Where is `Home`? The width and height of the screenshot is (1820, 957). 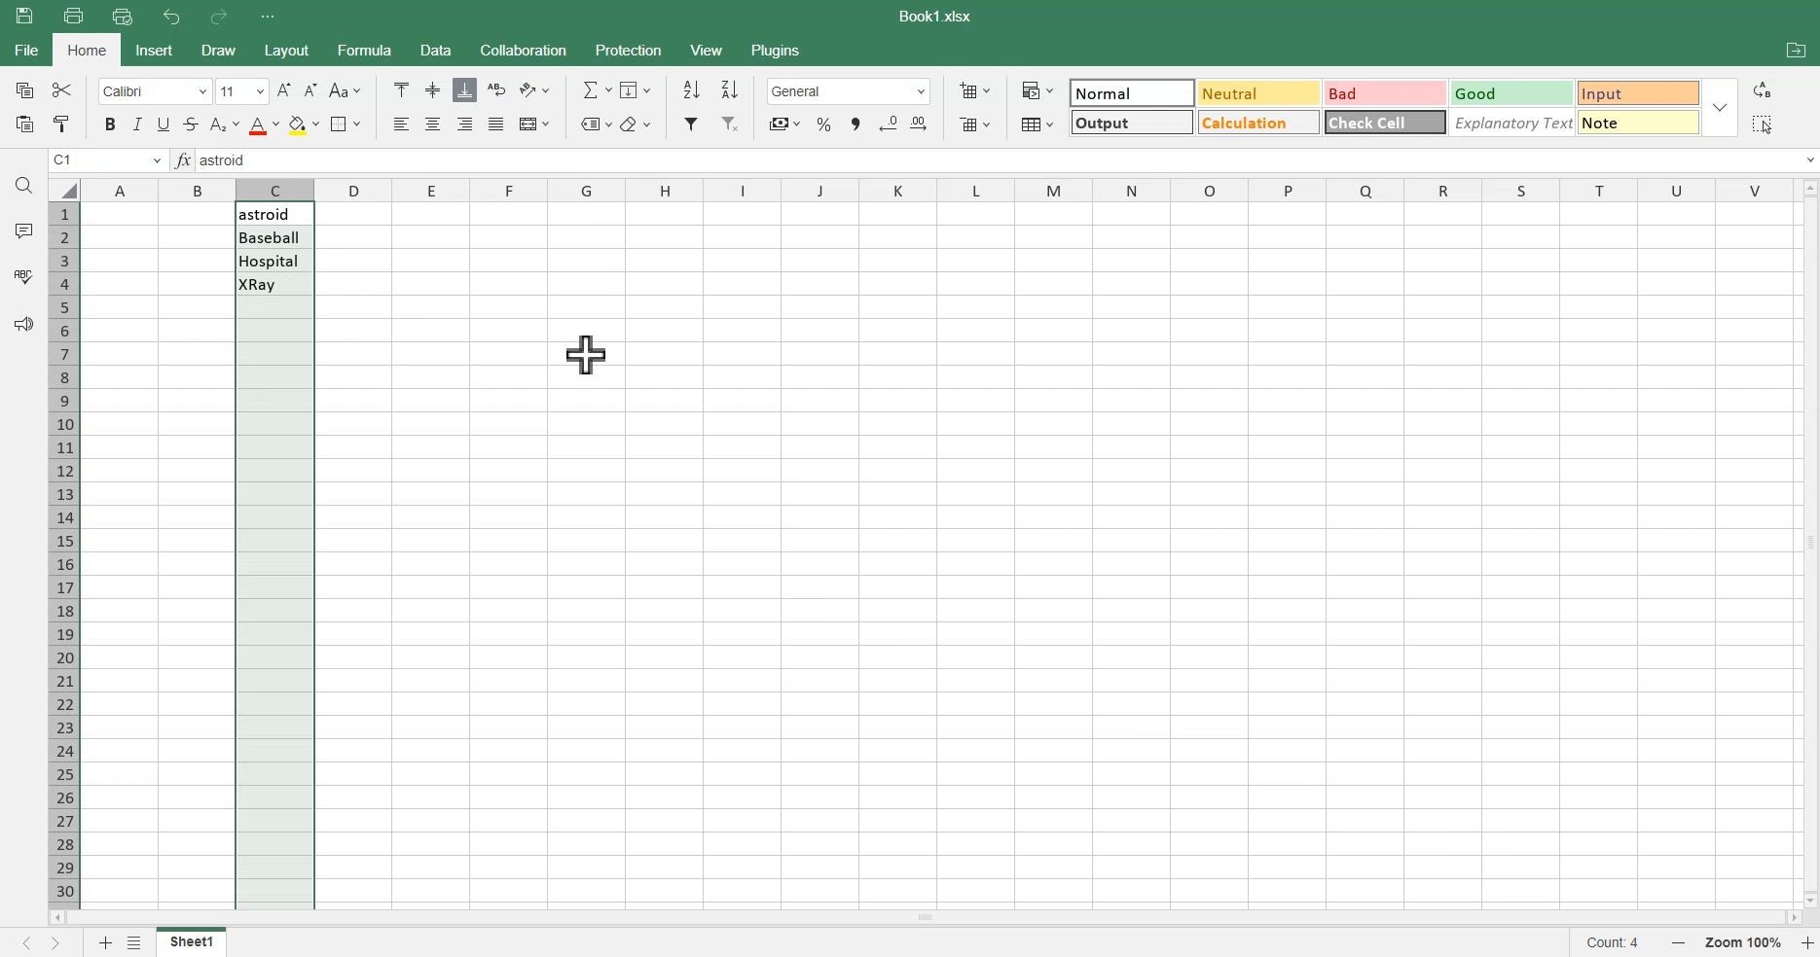
Home is located at coordinates (89, 50).